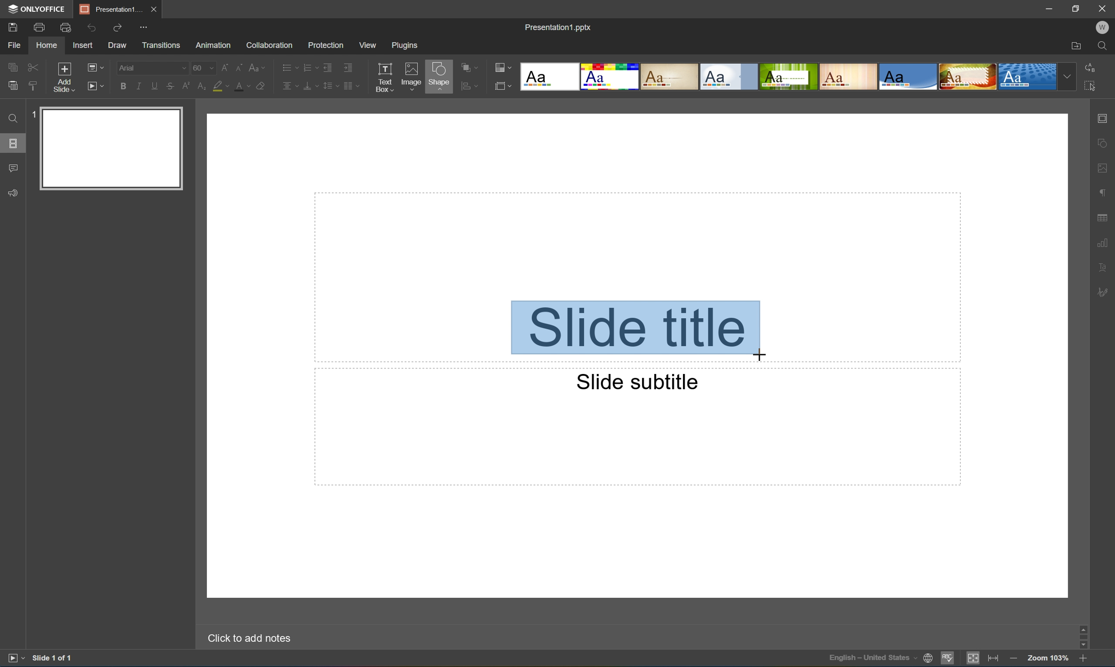 The height and width of the screenshot is (667, 1115). Describe the element at coordinates (270, 45) in the screenshot. I see `Collaboration` at that location.